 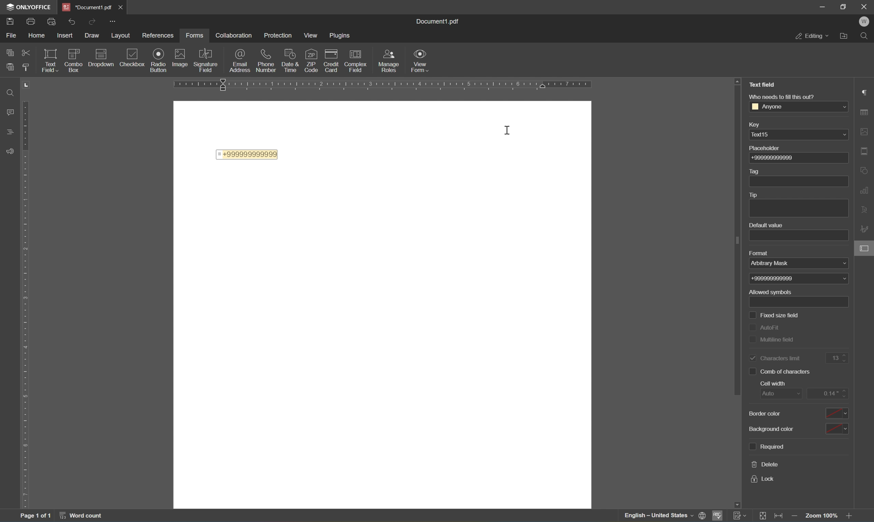 What do you see at coordinates (843, 6) in the screenshot?
I see `restore down` at bounding box center [843, 6].